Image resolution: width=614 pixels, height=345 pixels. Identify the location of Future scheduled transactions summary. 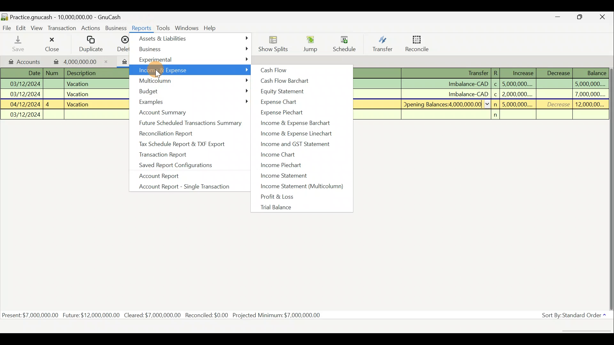
(191, 123).